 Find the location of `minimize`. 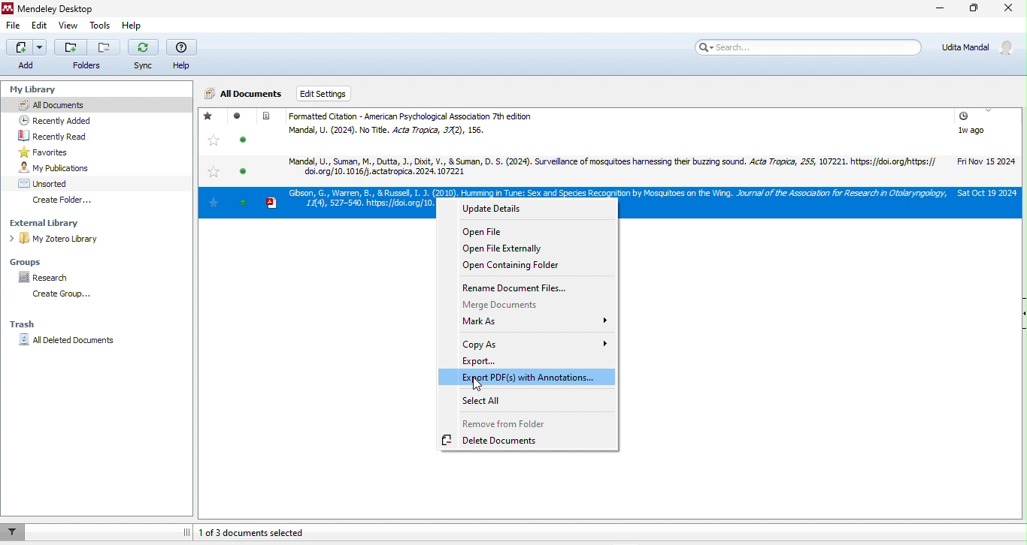

minimize is located at coordinates (939, 10).